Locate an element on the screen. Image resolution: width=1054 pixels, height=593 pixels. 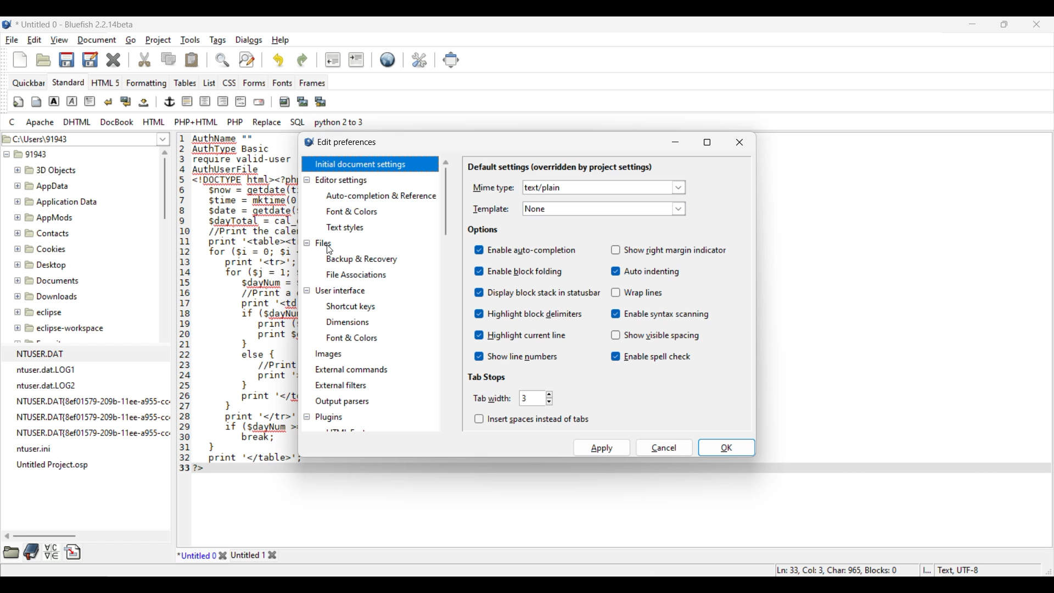
Indicates tab width  is located at coordinates (492, 398).